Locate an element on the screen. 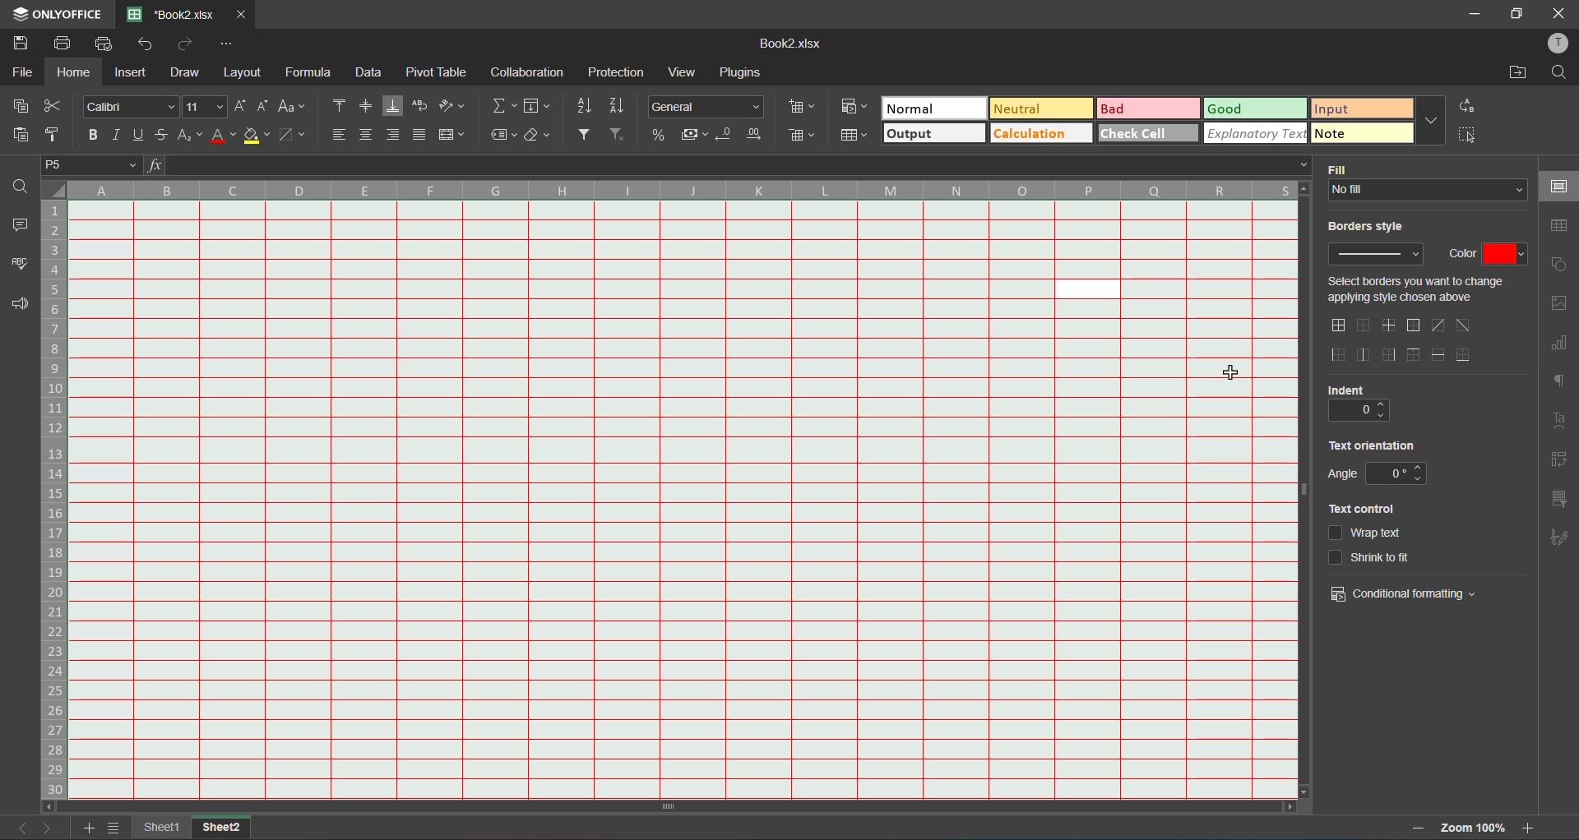  vertical scroll bar is located at coordinates (1301, 406).